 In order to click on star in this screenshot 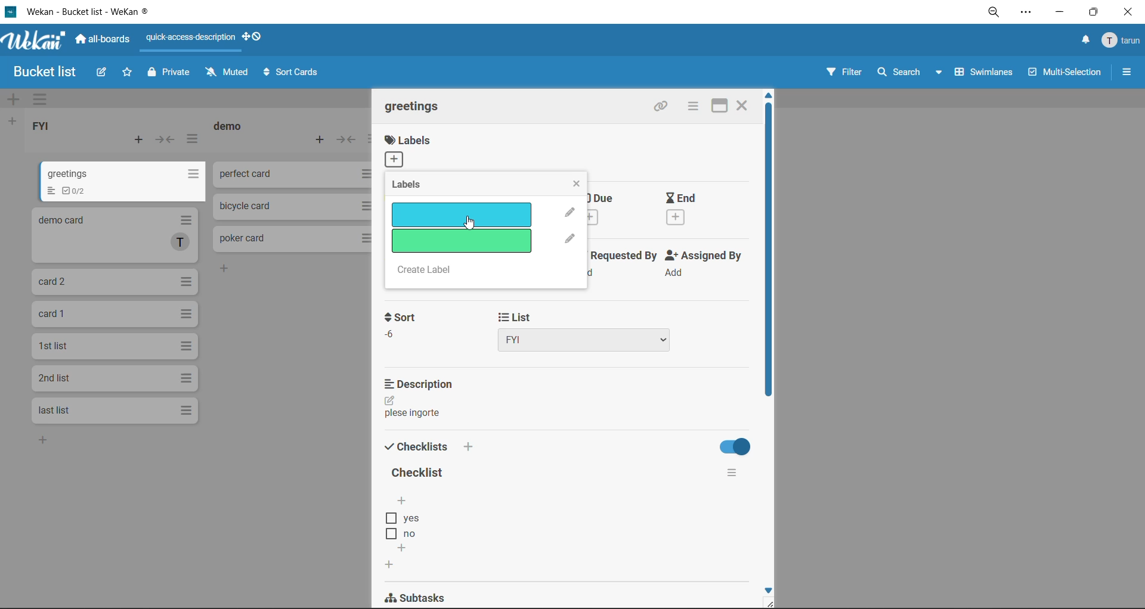, I will do `click(128, 74)`.